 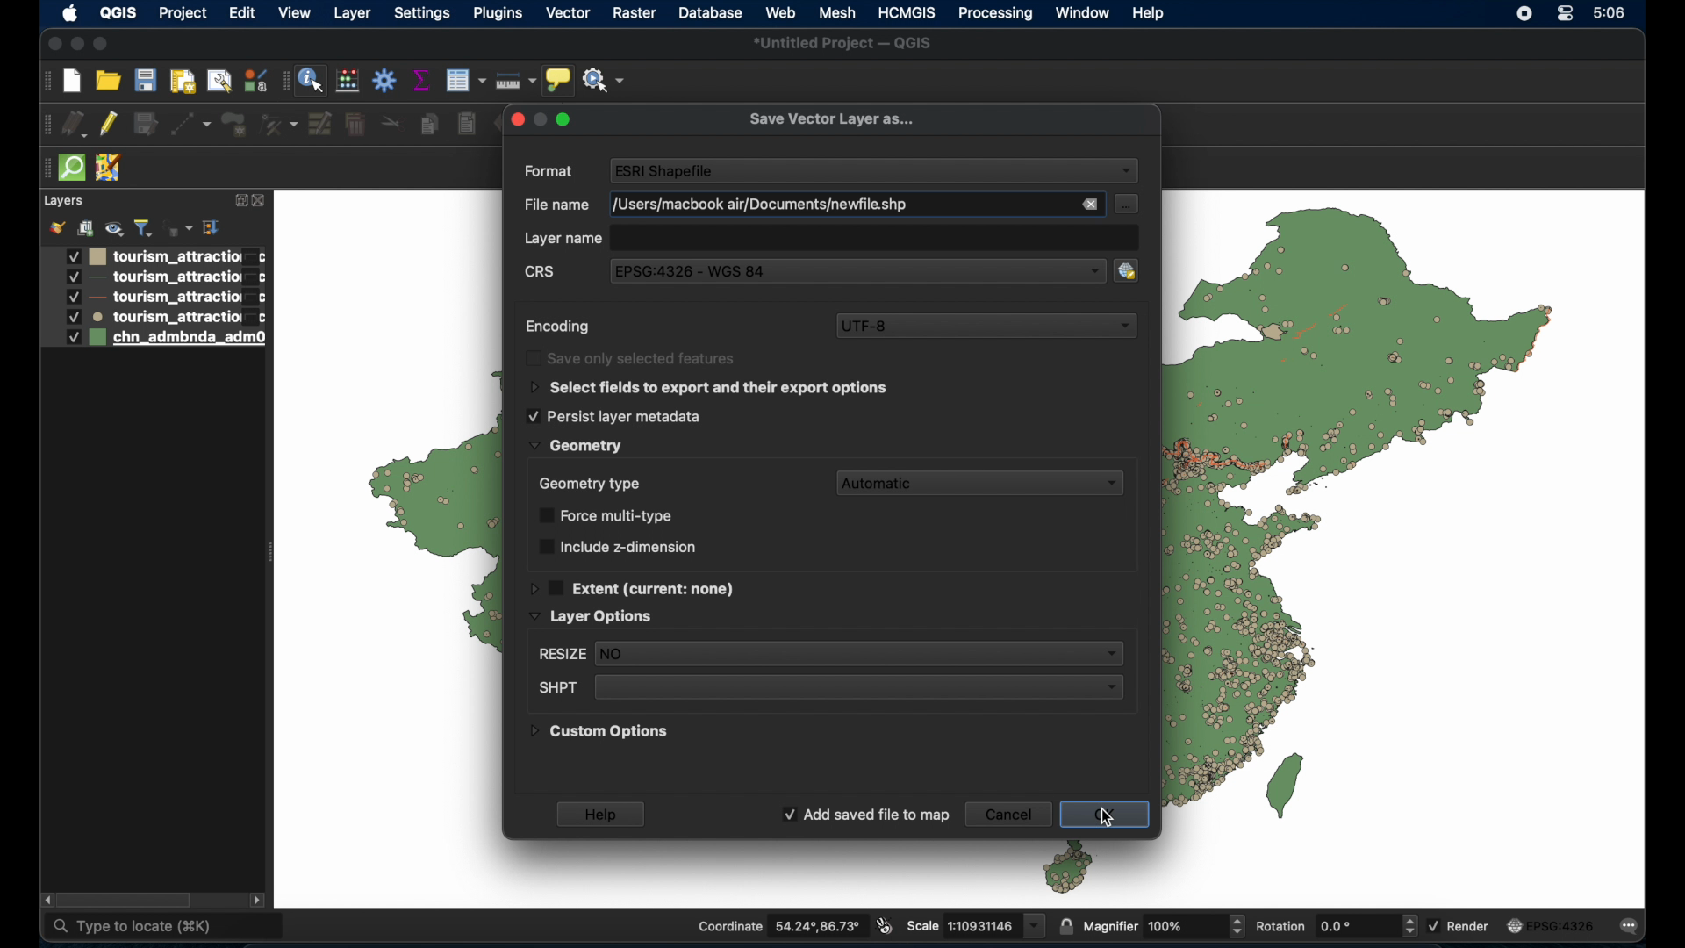 I want to click on toggle extents and mouse display position, so click(x=886, y=927).